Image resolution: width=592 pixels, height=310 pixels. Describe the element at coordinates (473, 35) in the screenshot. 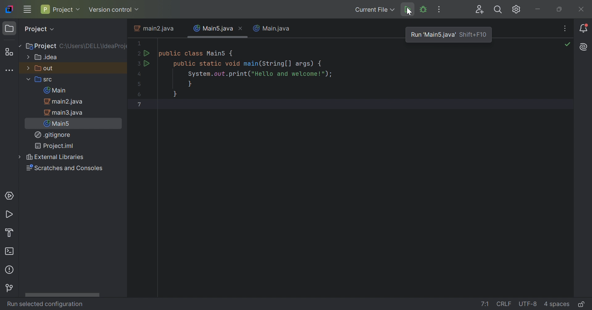

I see `Shift+F10` at that location.